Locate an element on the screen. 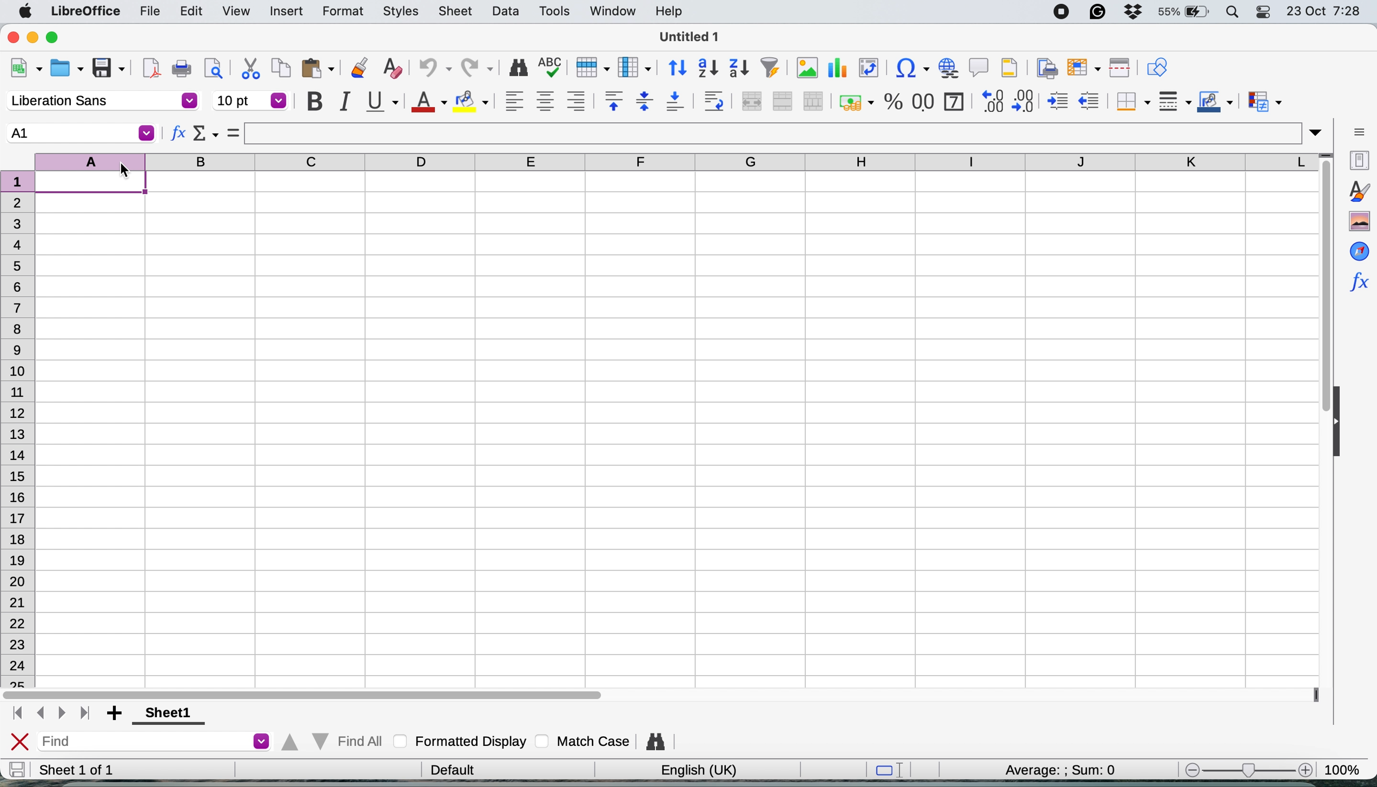 The width and height of the screenshot is (1377, 787). find and replace is located at coordinates (514, 67).